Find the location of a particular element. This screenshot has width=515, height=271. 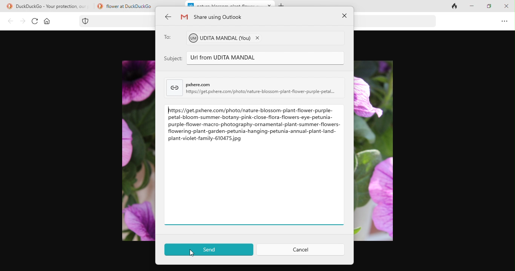

link  is located at coordinates (174, 87).